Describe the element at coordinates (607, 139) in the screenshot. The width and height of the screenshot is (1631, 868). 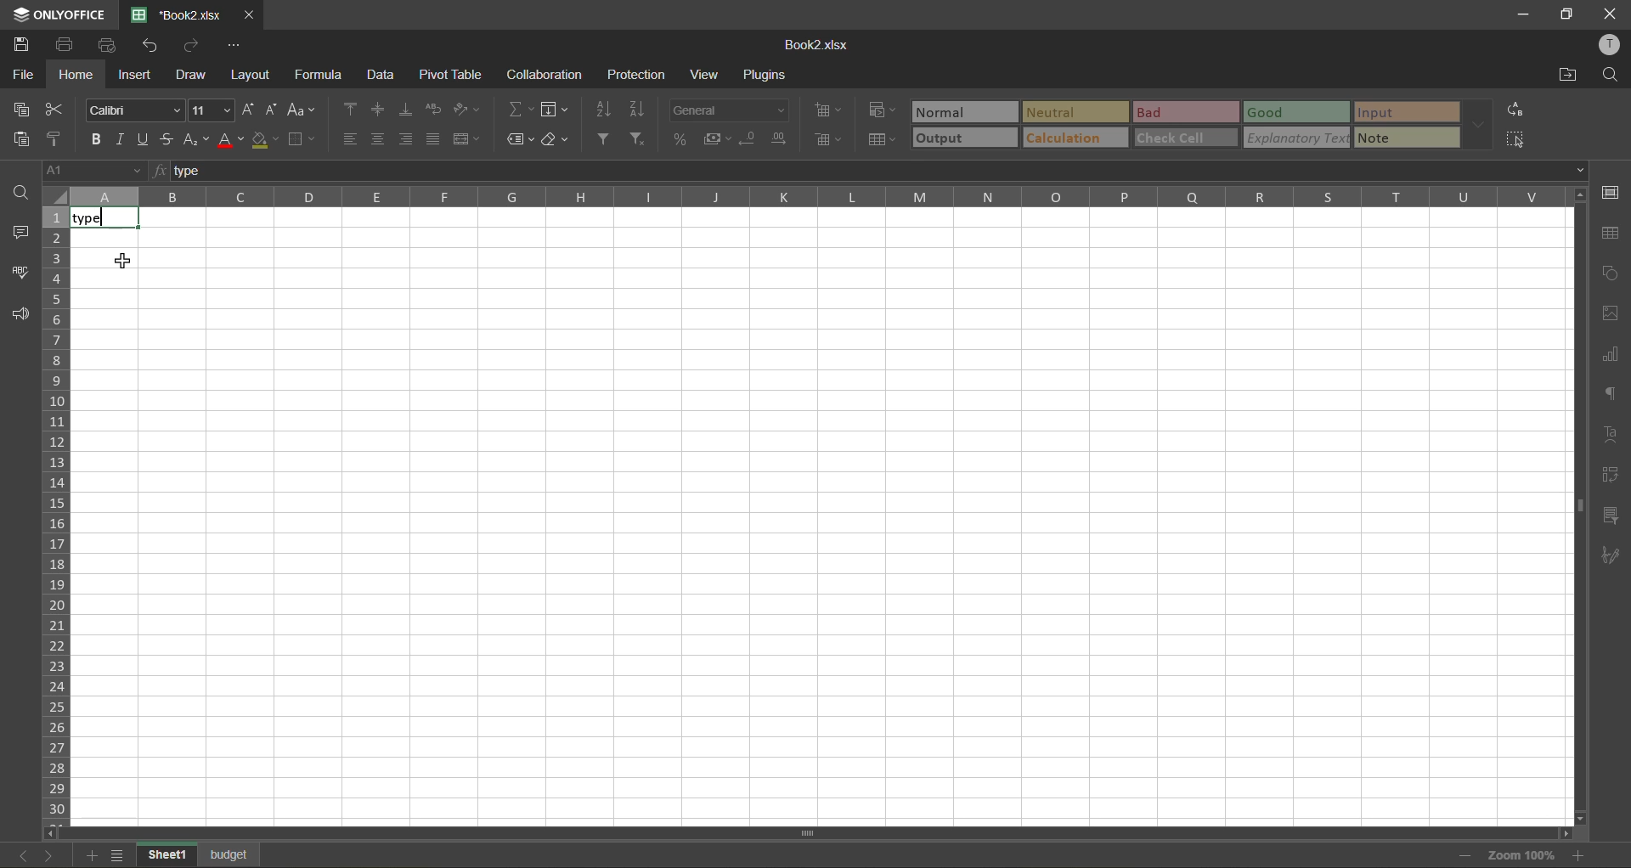
I see `filter` at that location.